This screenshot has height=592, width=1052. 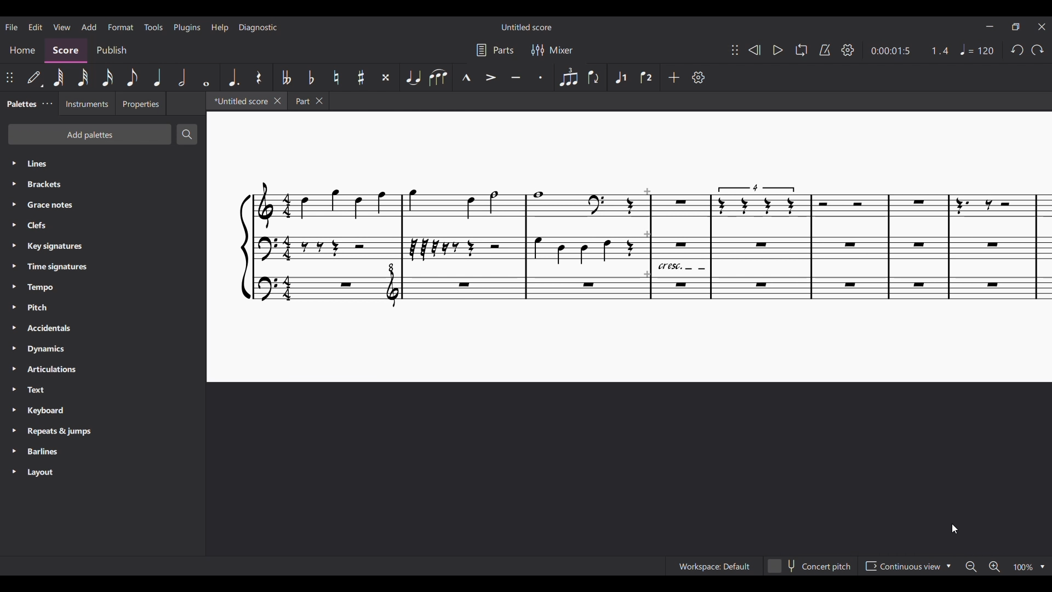 What do you see at coordinates (971, 567) in the screenshot?
I see `Zoom out` at bounding box center [971, 567].